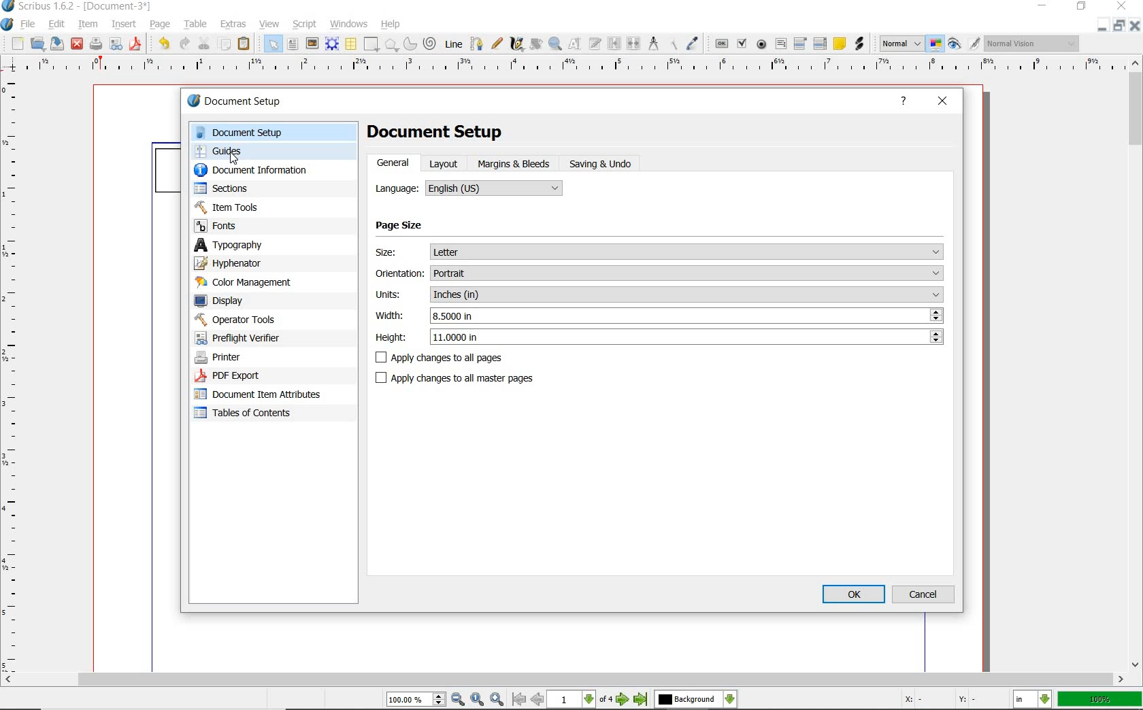 Image resolution: width=1143 pixels, height=710 pixels. Describe the element at coordinates (134, 44) in the screenshot. I see `save as pdf` at that location.